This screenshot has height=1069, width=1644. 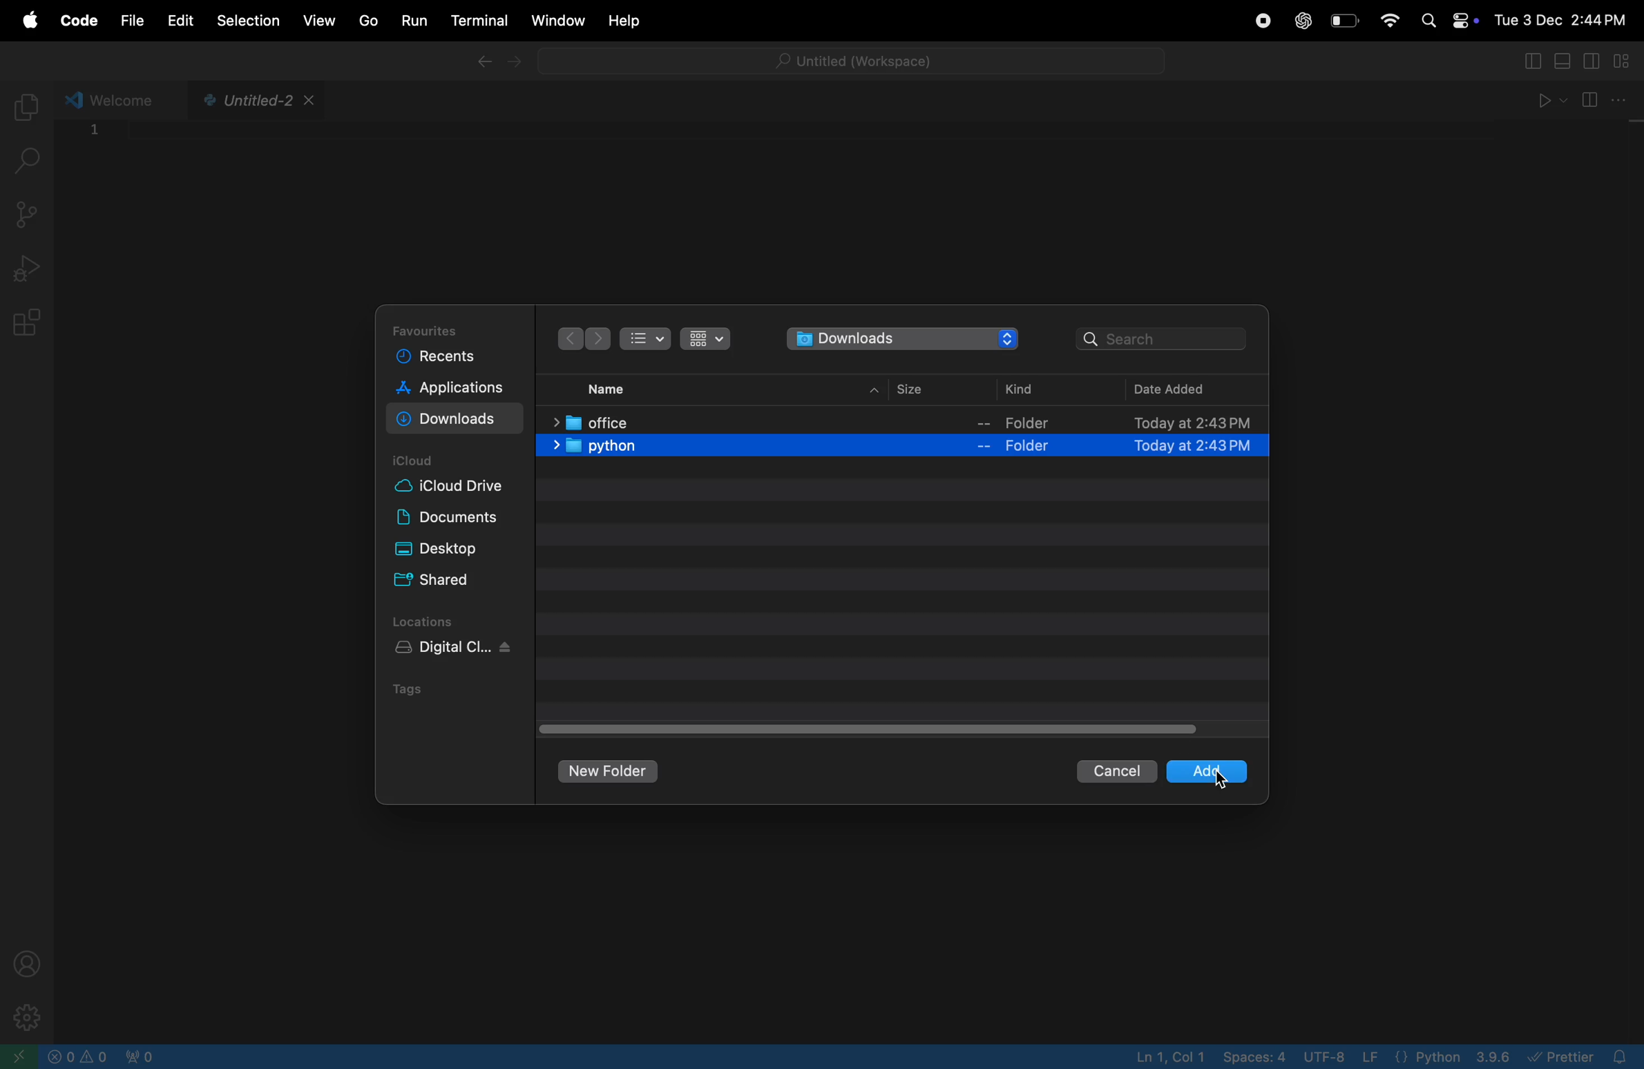 What do you see at coordinates (1021, 448) in the screenshot?
I see `folder` at bounding box center [1021, 448].